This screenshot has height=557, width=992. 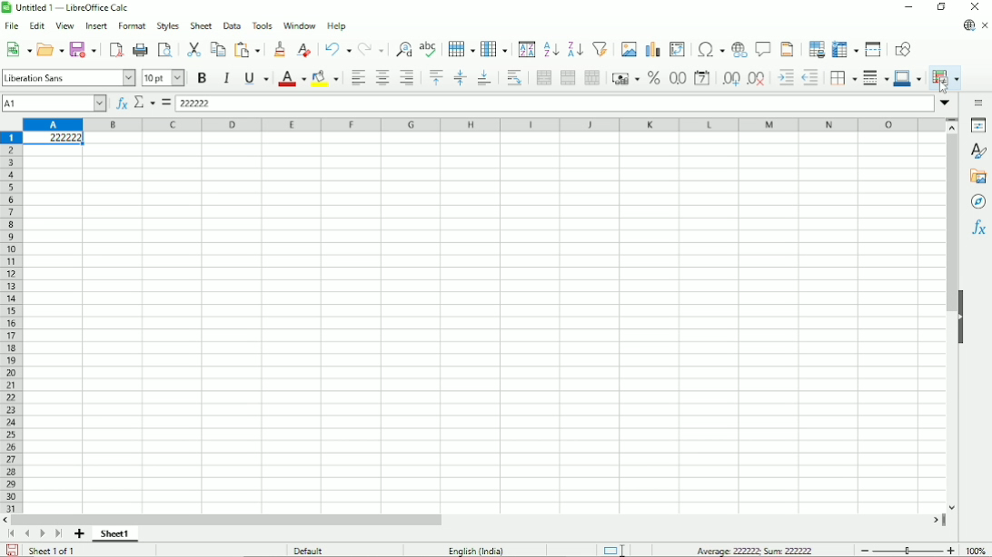 What do you see at coordinates (980, 151) in the screenshot?
I see `Styles` at bounding box center [980, 151].